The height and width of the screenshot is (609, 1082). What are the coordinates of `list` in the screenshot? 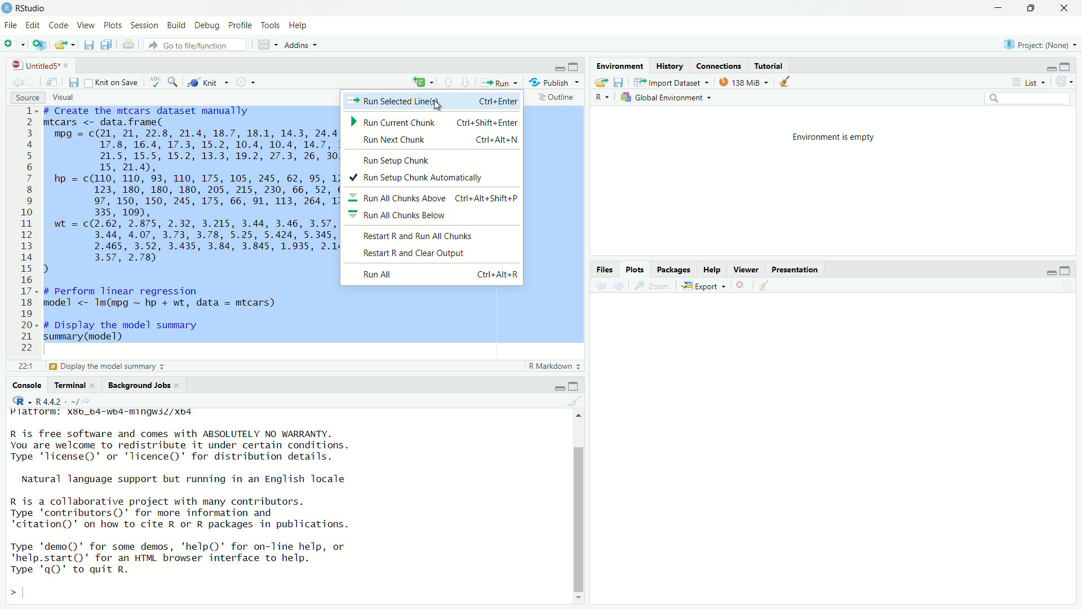 It's located at (1032, 82).